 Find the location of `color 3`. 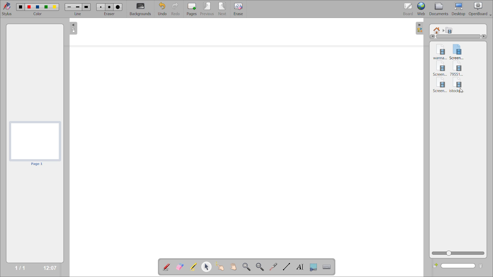

color 3 is located at coordinates (39, 7).